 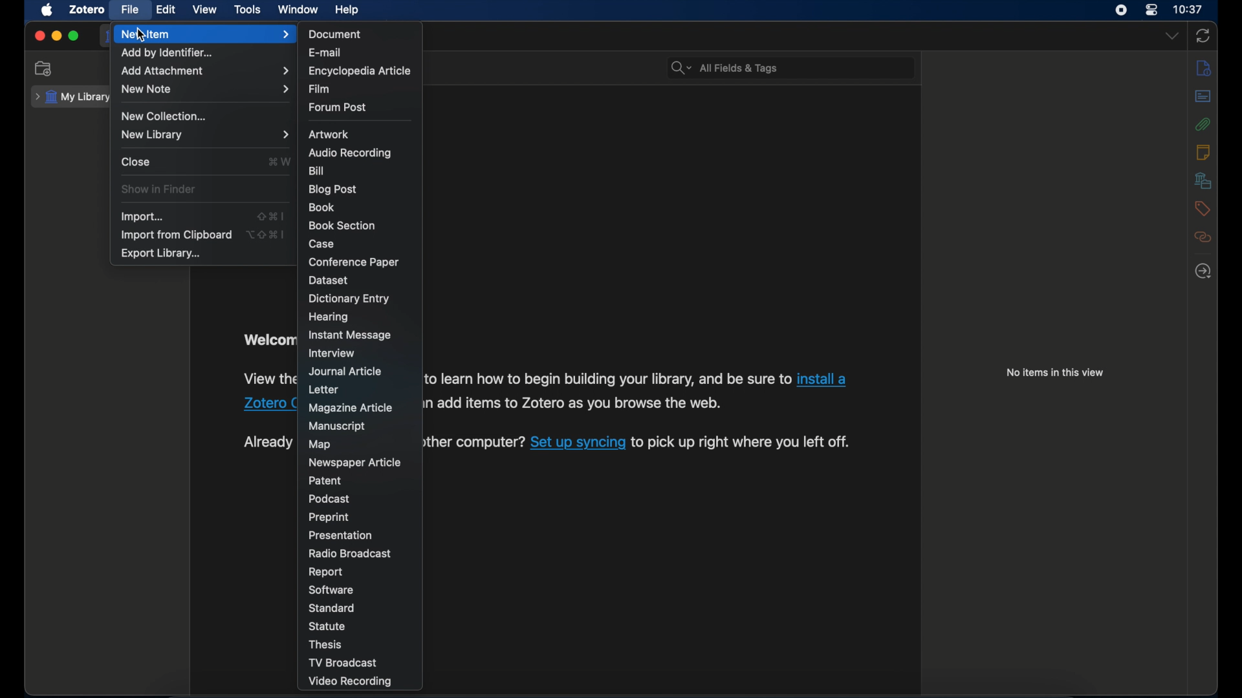 What do you see at coordinates (327, 518) in the screenshot?
I see `preprint` at bounding box center [327, 518].